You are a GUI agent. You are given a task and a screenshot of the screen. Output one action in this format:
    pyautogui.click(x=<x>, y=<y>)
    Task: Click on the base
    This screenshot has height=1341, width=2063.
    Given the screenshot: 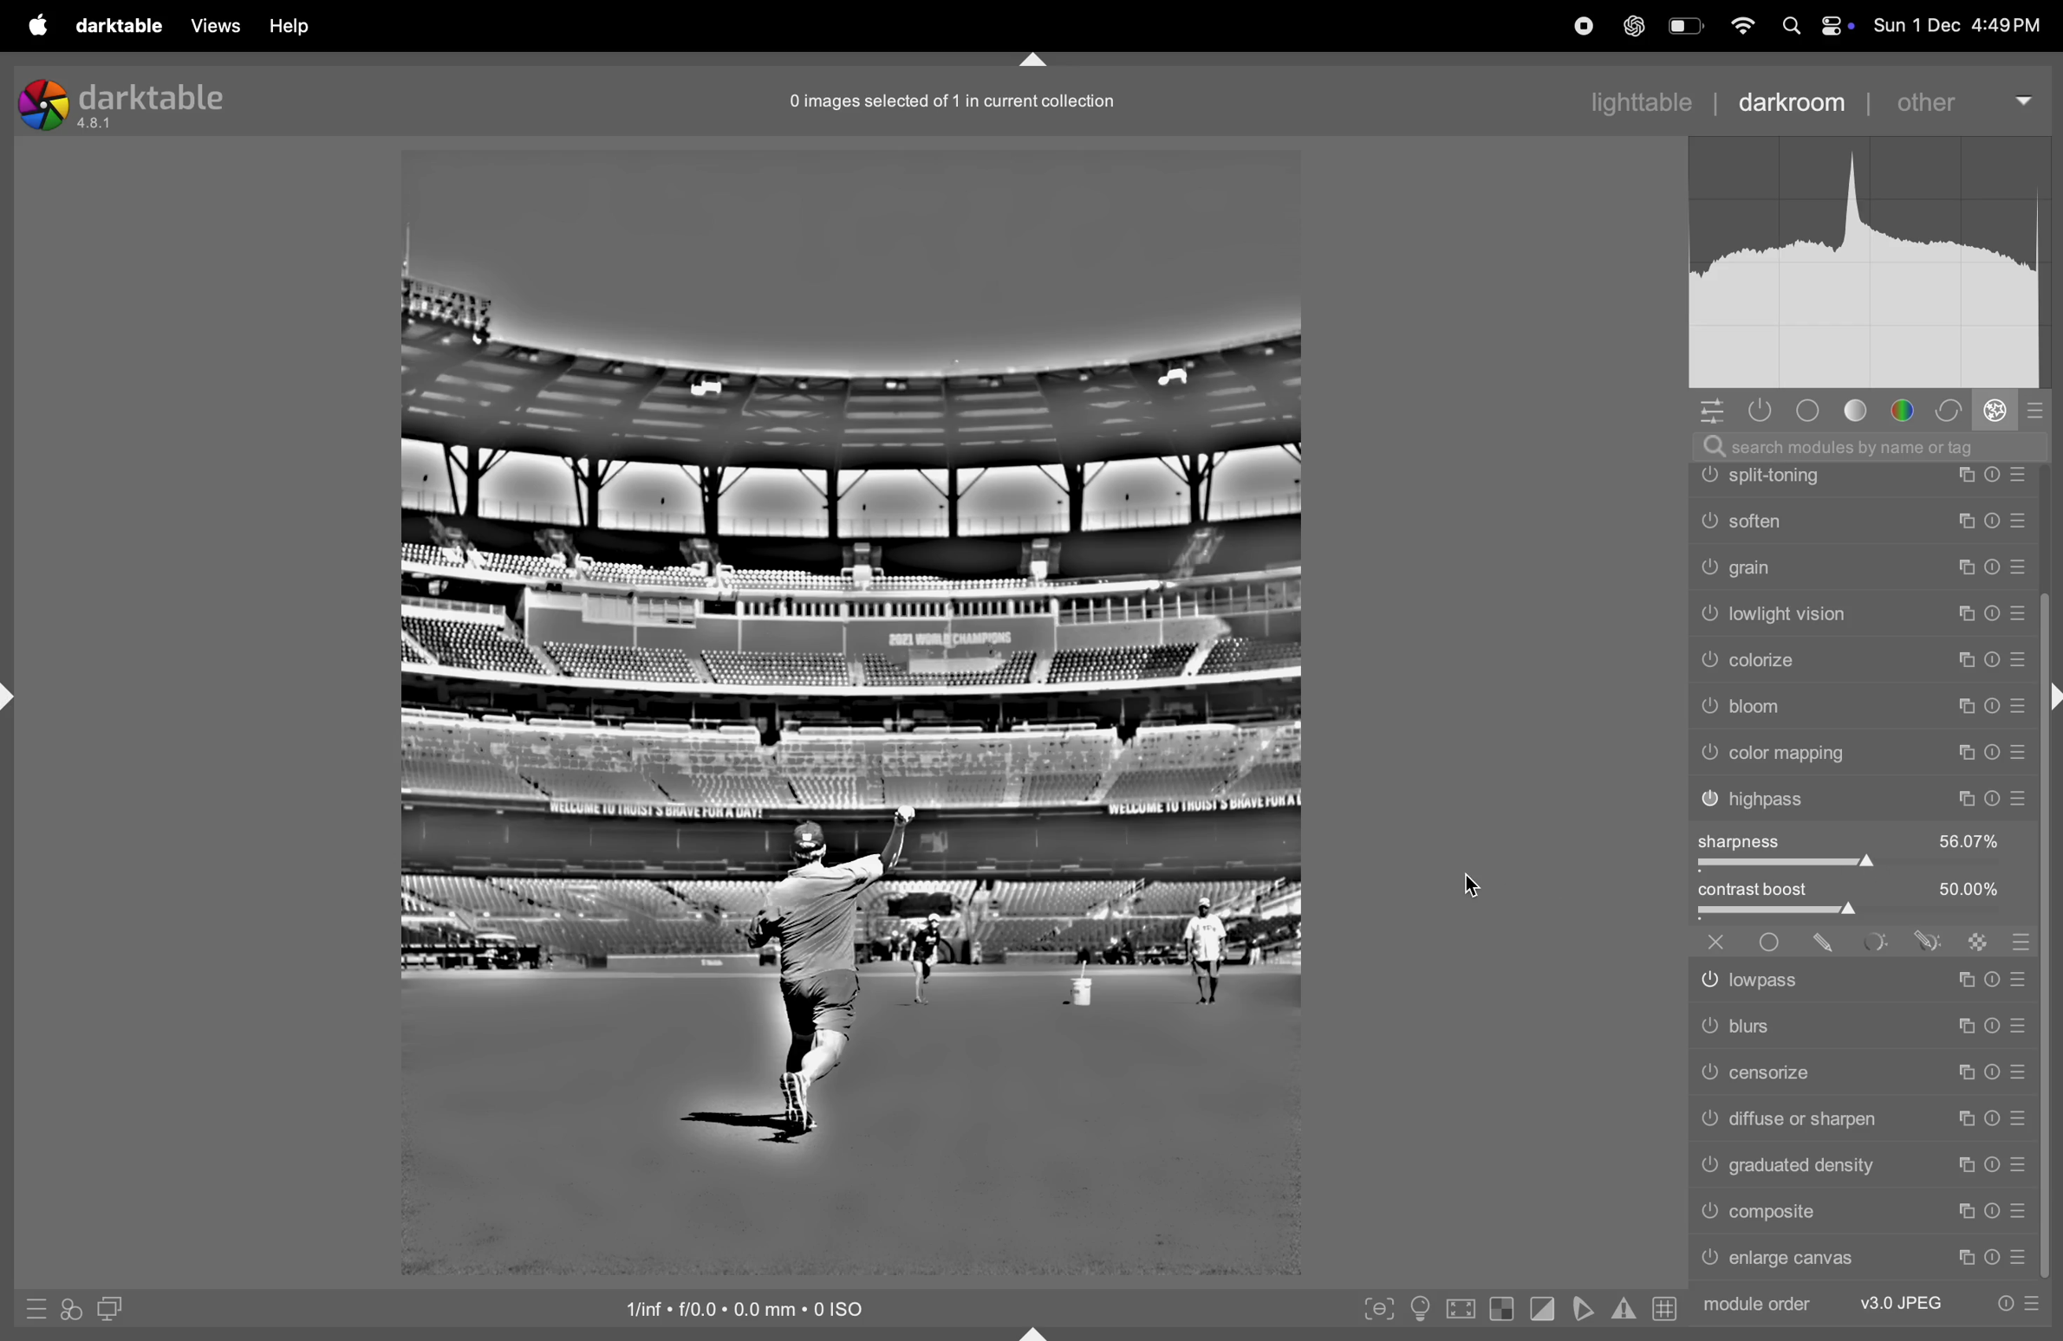 What is the action you would take?
    pyautogui.click(x=1813, y=411)
    